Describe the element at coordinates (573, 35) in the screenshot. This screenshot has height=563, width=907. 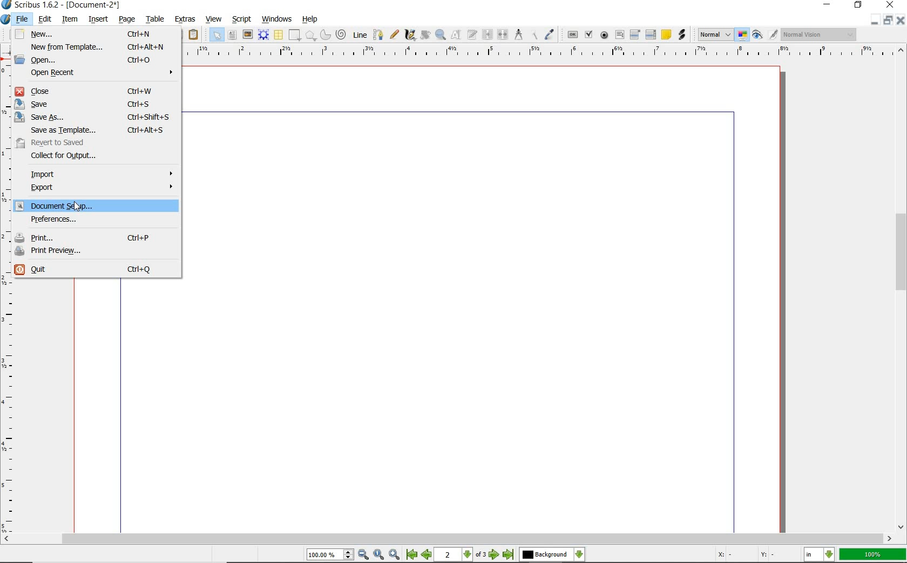
I see `pdf push button` at that location.